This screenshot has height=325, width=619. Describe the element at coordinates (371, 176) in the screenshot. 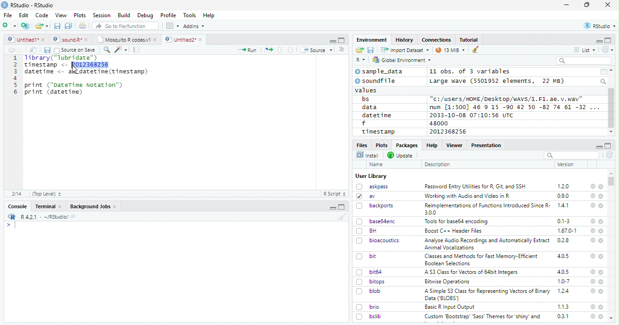

I see `User Library` at that location.